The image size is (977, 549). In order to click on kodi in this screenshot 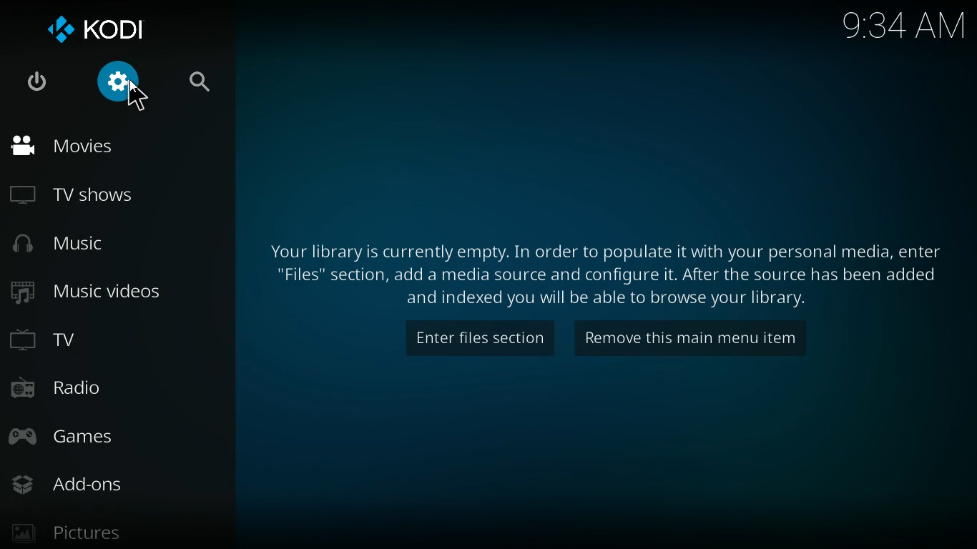, I will do `click(900, 27)`.